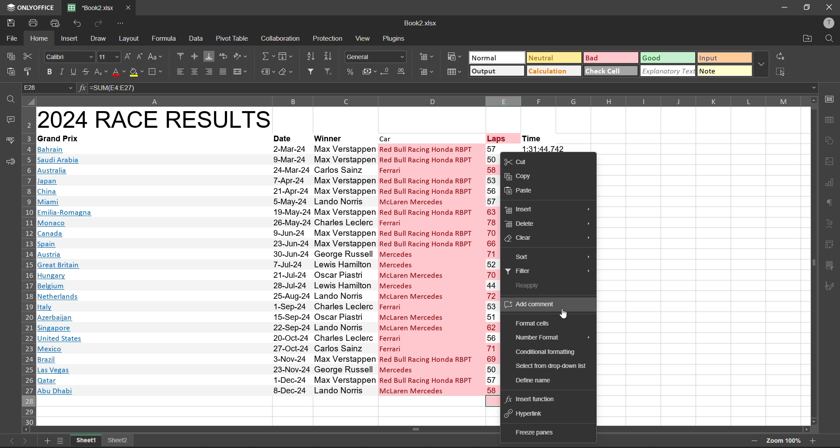 This screenshot has height=448, width=840. What do you see at coordinates (783, 440) in the screenshot?
I see `zoom factor` at bounding box center [783, 440].